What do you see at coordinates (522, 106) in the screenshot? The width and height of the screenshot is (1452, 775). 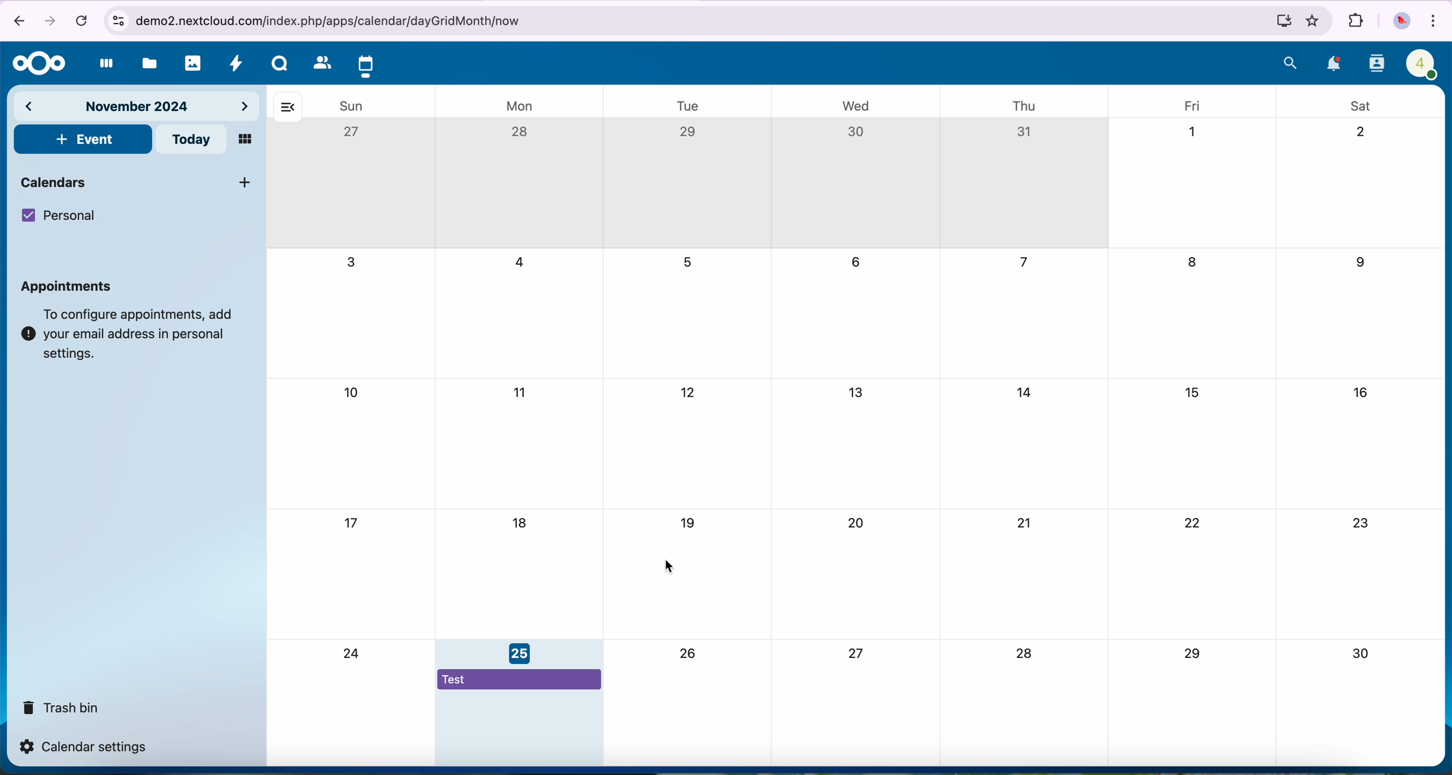 I see `mon` at bounding box center [522, 106].